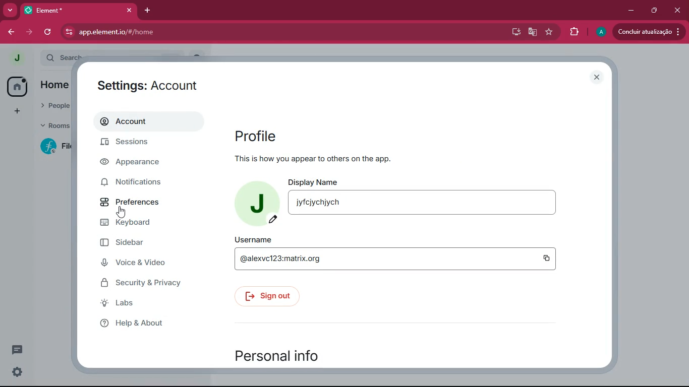 The height and width of the screenshot is (387, 689). Describe the element at coordinates (66, 10) in the screenshot. I see `tab` at that location.